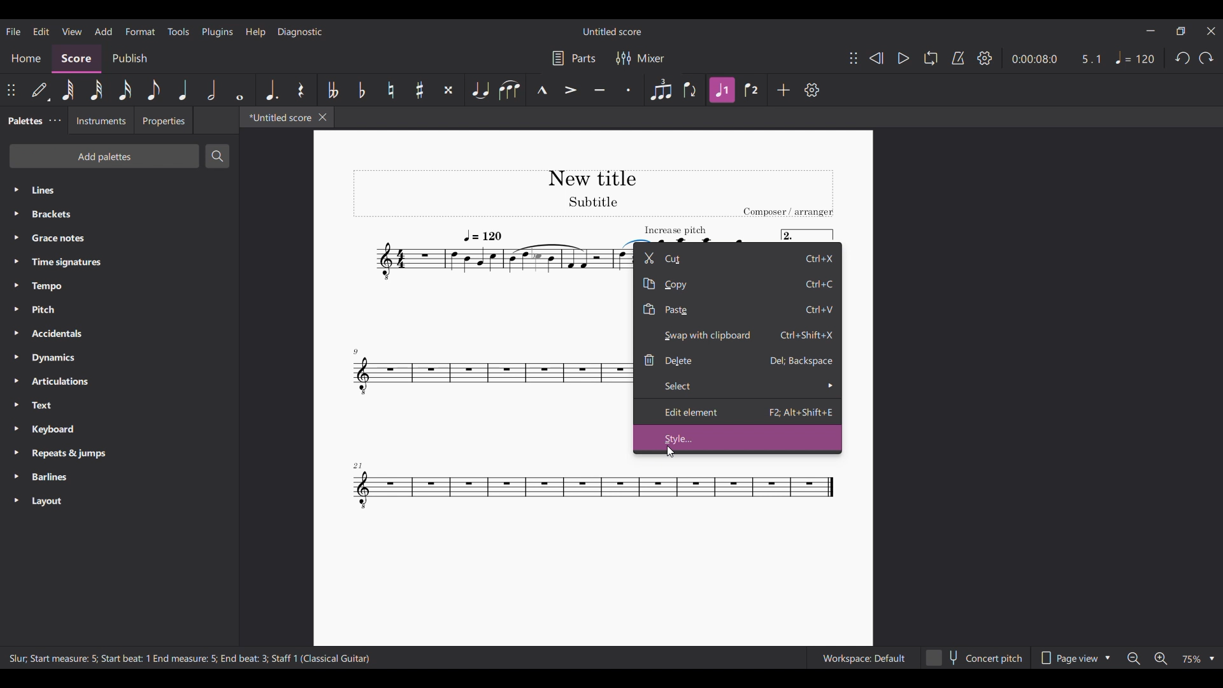 The height and width of the screenshot is (688, 1223). What do you see at coordinates (118, 334) in the screenshot?
I see `Accidentals` at bounding box center [118, 334].